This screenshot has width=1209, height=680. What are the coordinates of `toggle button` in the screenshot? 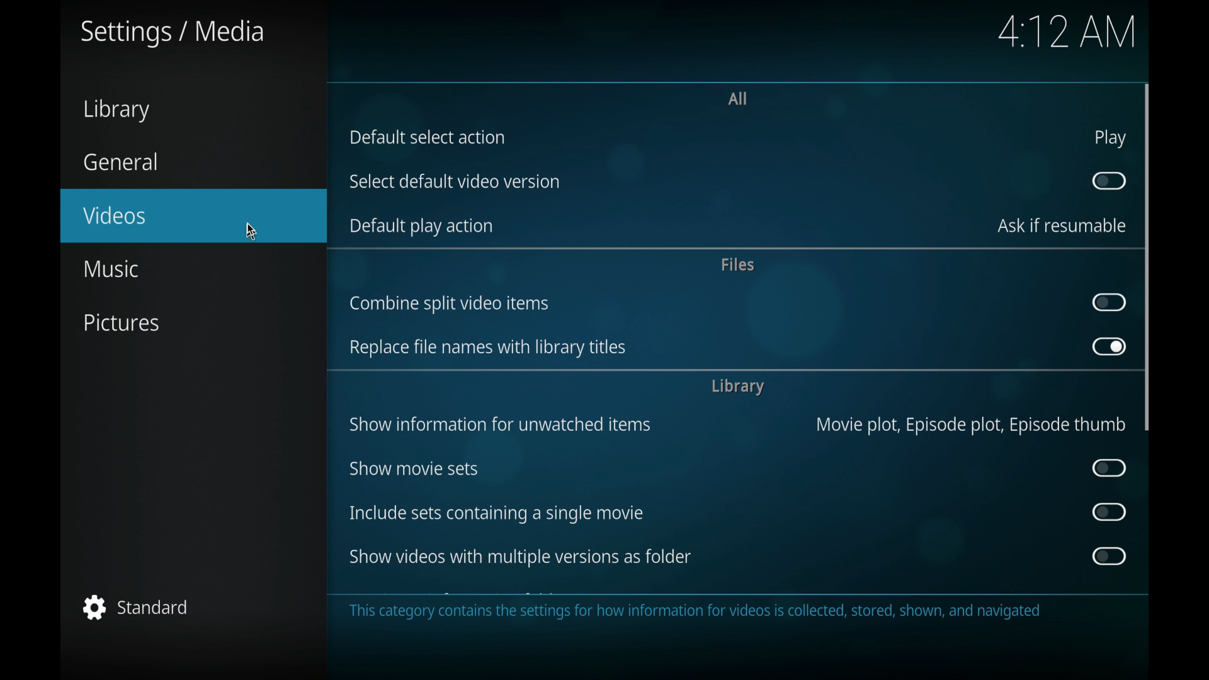 It's located at (1108, 181).